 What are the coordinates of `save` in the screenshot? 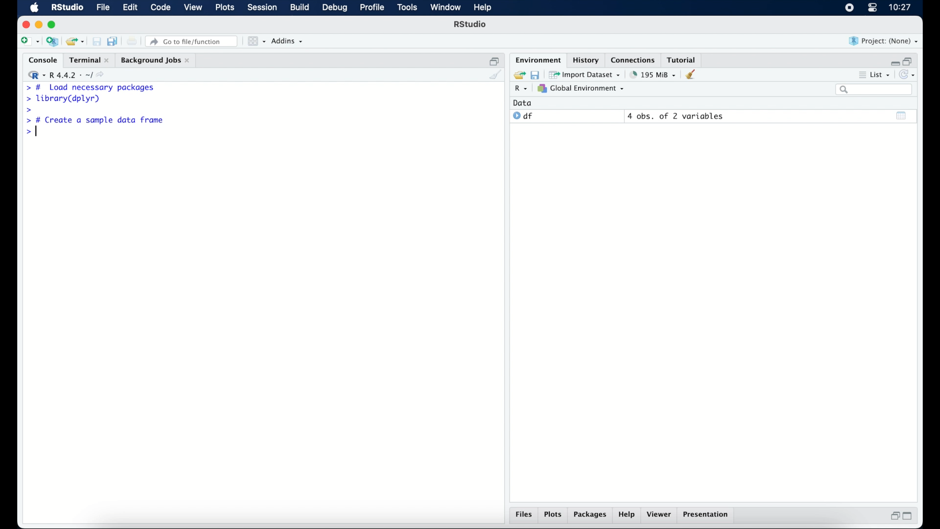 It's located at (96, 41).